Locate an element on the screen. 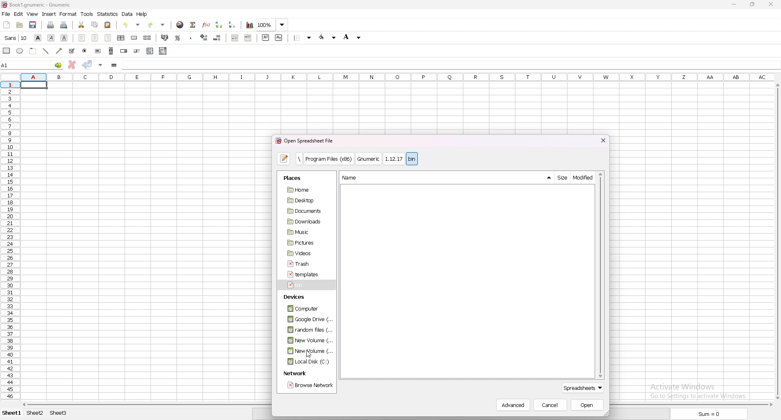 The width and height of the screenshot is (781, 420). bin is located at coordinates (412, 159).